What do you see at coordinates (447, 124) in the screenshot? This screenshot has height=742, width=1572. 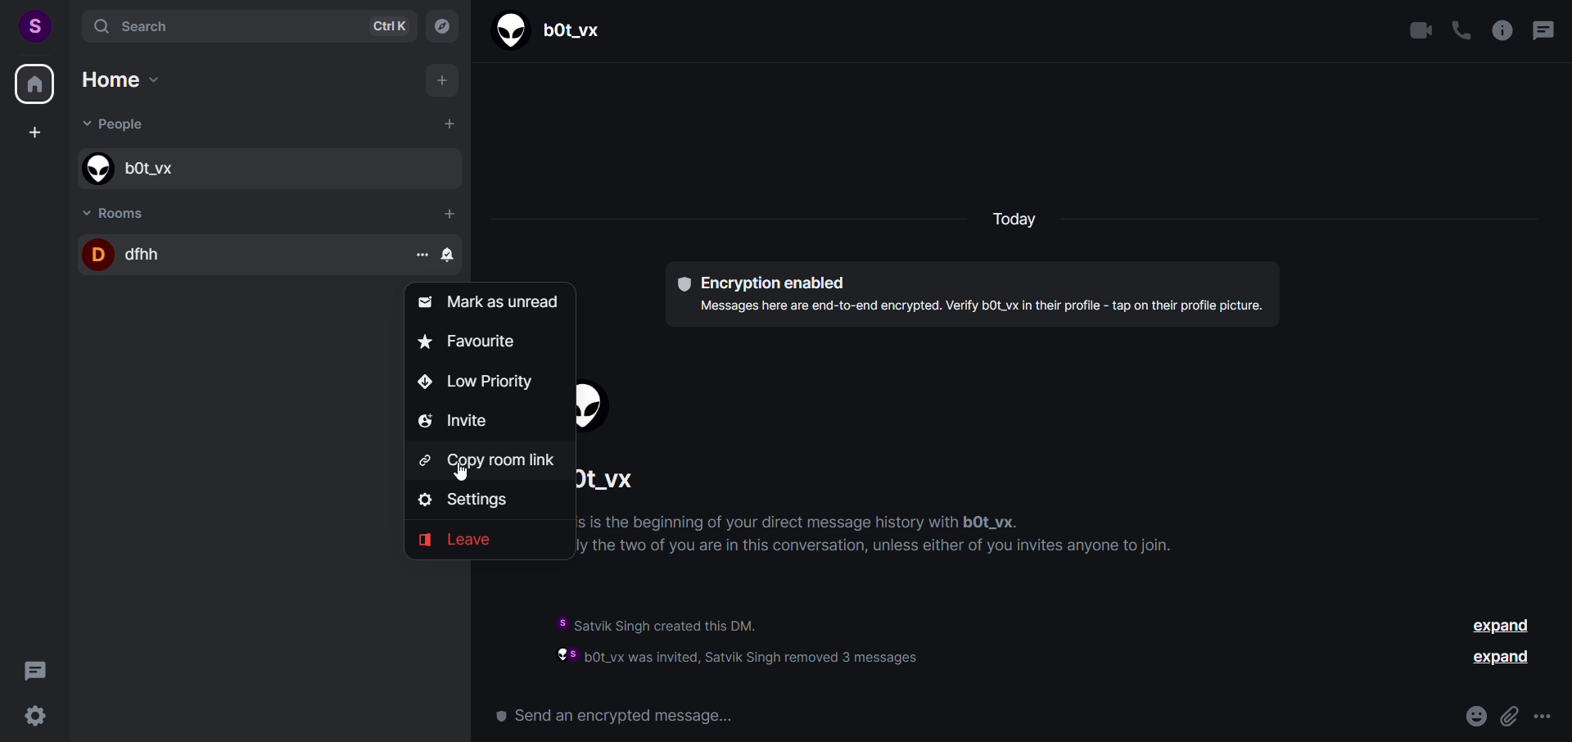 I see `add people` at bounding box center [447, 124].